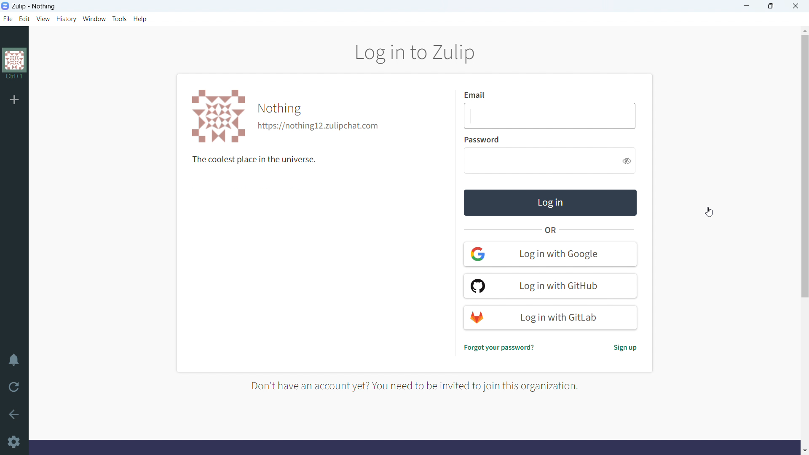  What do you see at coordinates (217, 116) in the screenshot?
I see `organization logo` at bounding box center [217, 116].